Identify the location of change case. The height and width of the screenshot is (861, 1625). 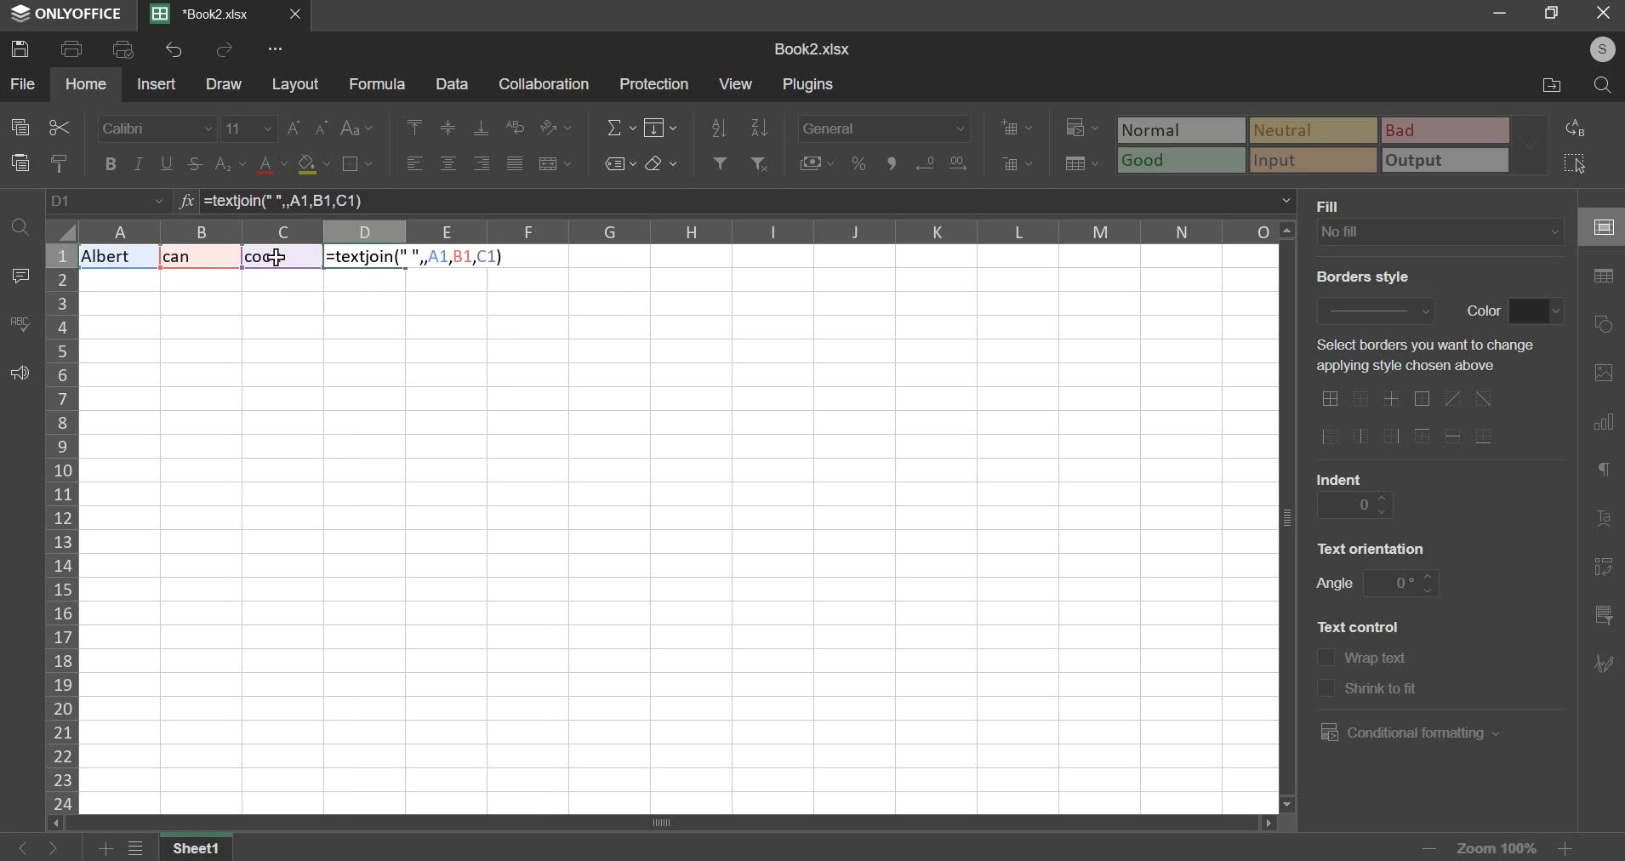
(356, 128).